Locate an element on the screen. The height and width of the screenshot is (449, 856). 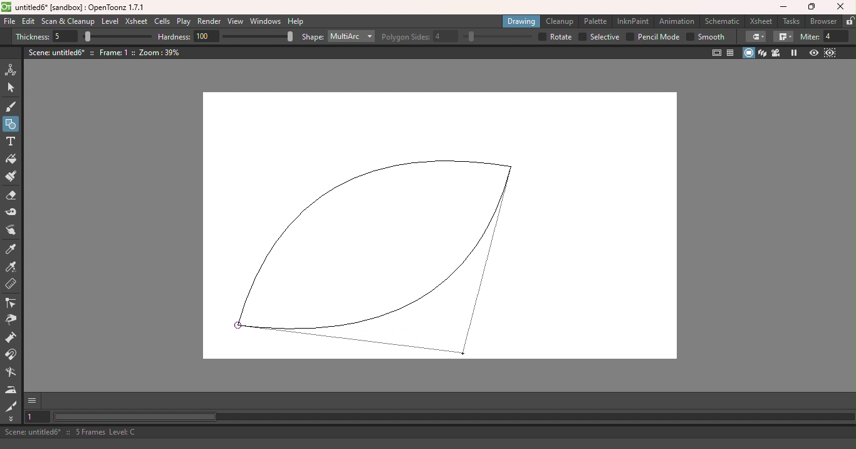
More tools is located at coordinates (11, 418).